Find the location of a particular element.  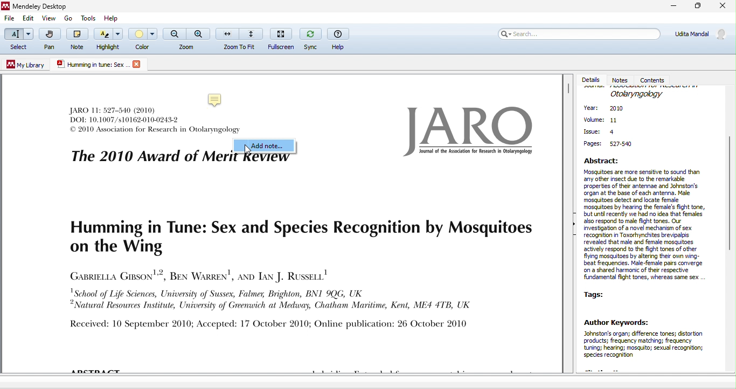

sync is located at coordinates (309, 38).